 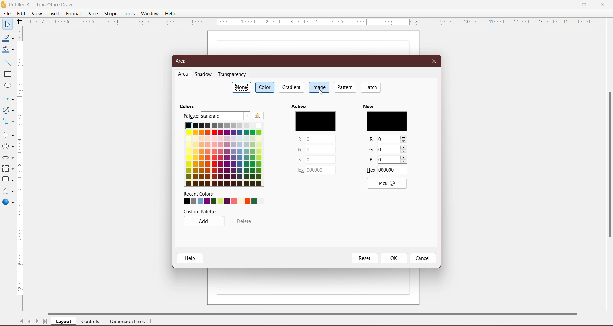 I want to click on Curves and Polygons, so click(x=7, y=110).